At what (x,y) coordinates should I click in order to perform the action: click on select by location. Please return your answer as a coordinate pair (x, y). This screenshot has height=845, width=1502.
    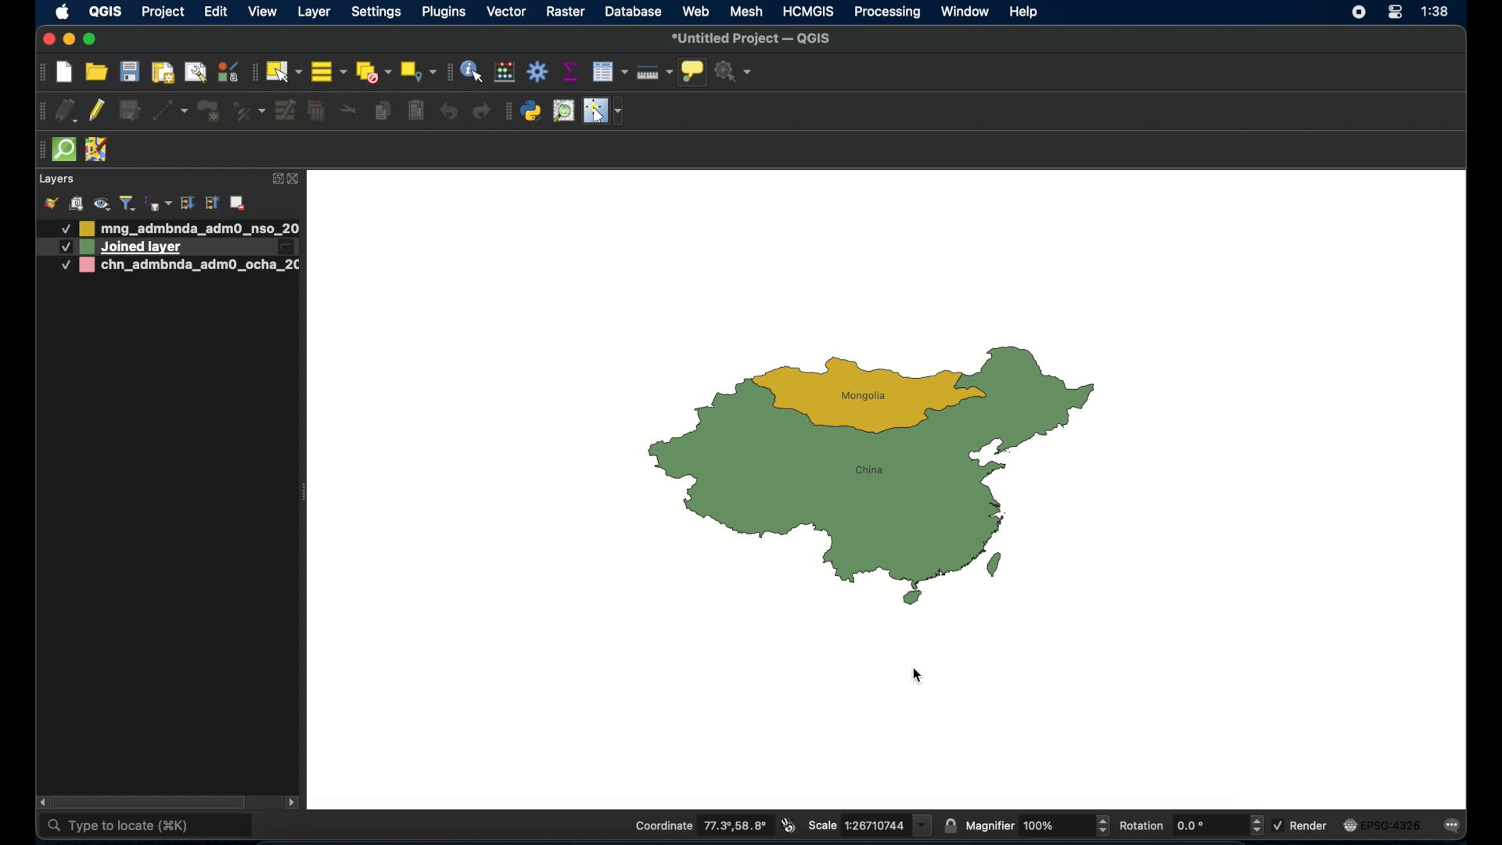
    Looking at the image, I should click on (417, 72).